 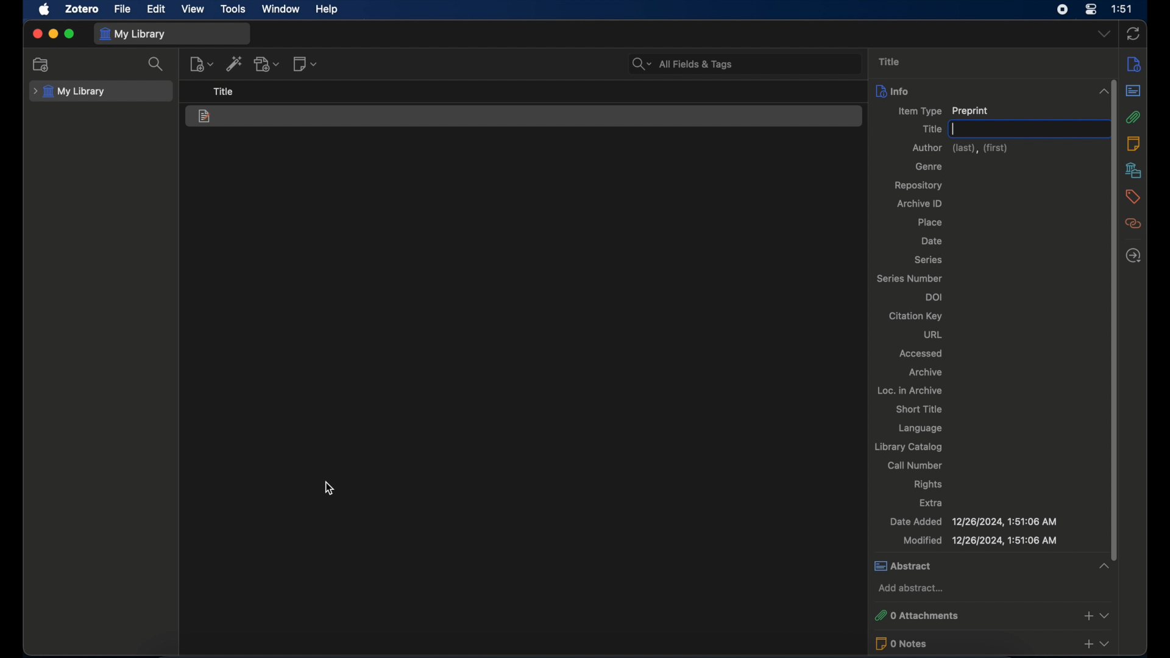 I want to click on rights, so click(x=928, y=484).